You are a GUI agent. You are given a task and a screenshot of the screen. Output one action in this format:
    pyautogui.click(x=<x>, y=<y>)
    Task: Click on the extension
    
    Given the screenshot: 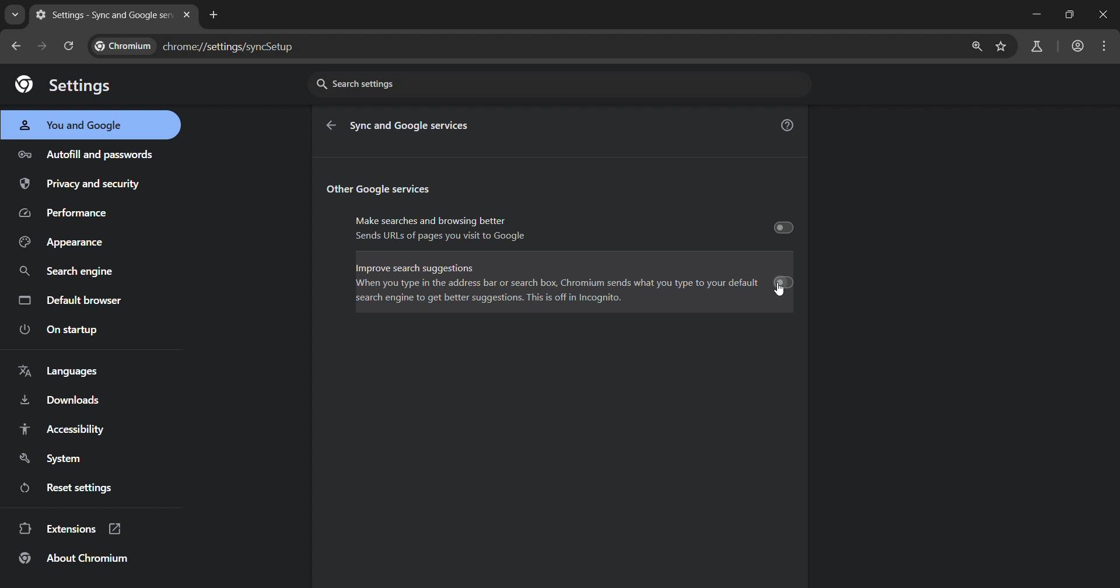 What is the action you would take?
    pyautogui.click(x=73, y=529)
    